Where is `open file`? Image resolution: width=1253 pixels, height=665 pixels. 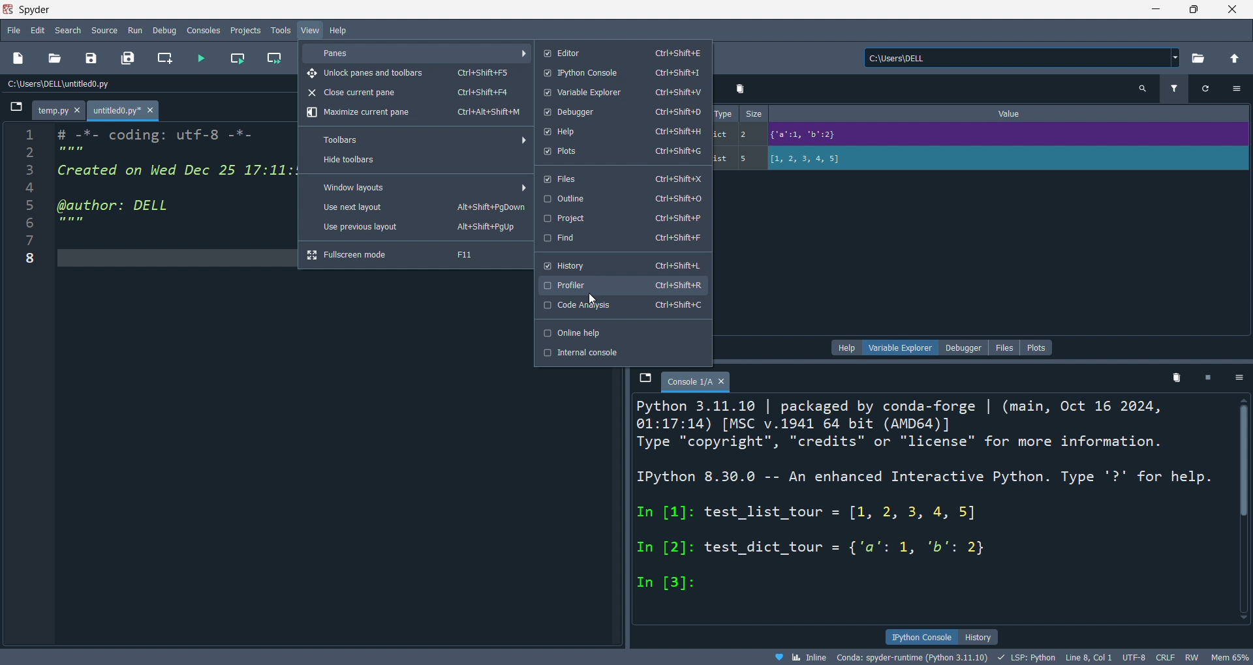 open file is located at coordinates (56, 57).